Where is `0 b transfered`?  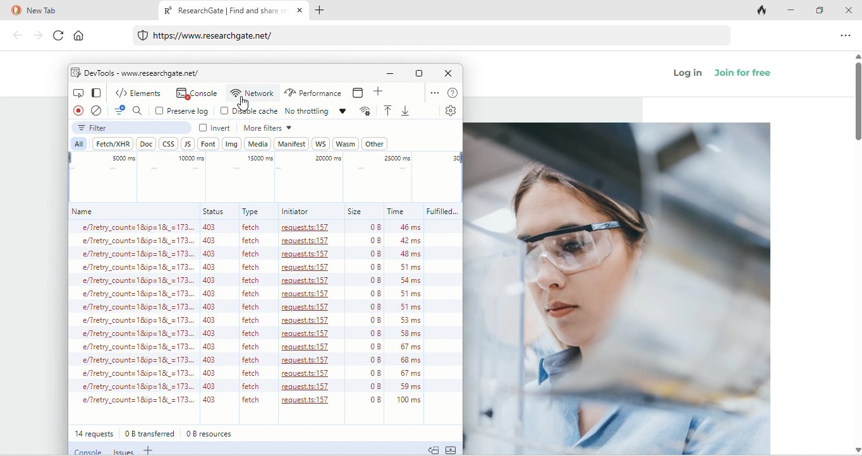 0 b transfered is located at coordinates (152, 433).